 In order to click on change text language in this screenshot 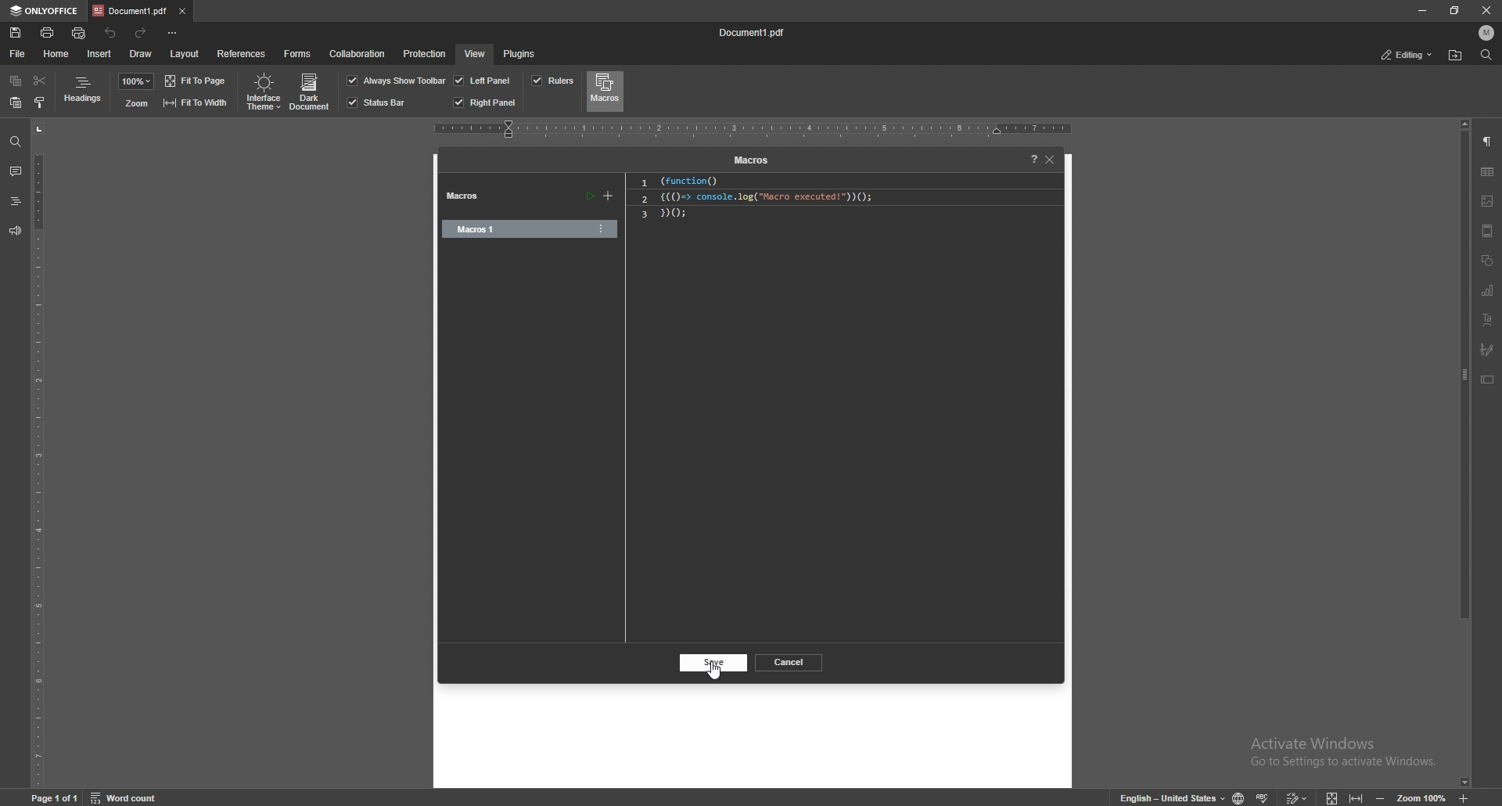, I will do `click(1166, 796)`.